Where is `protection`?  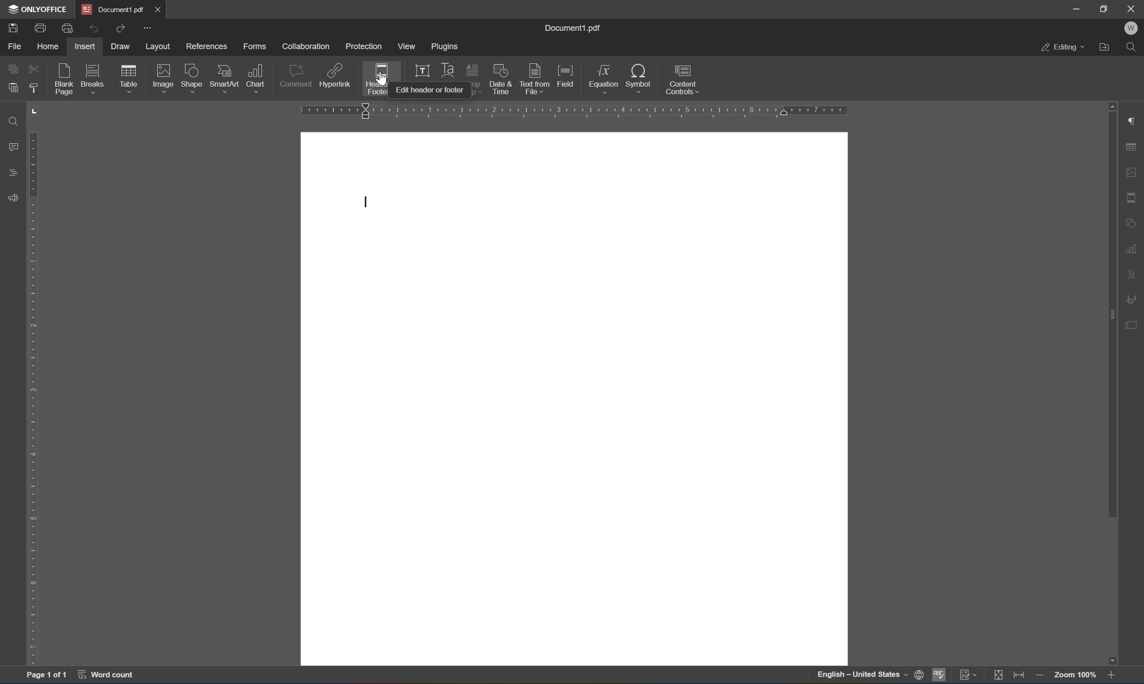
protection is located at coordinates (364, 47).